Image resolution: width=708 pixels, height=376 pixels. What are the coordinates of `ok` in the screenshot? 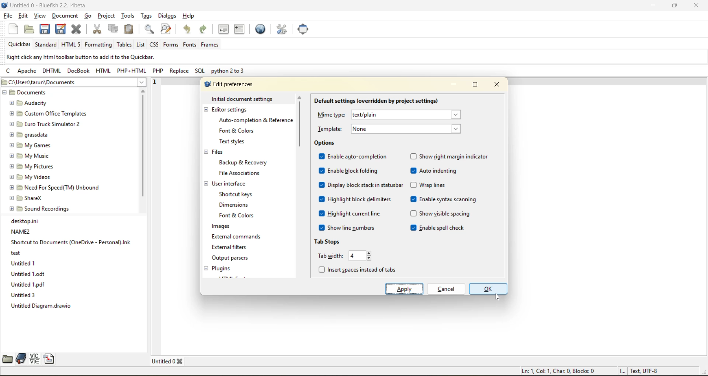 It's located at (487, 289).